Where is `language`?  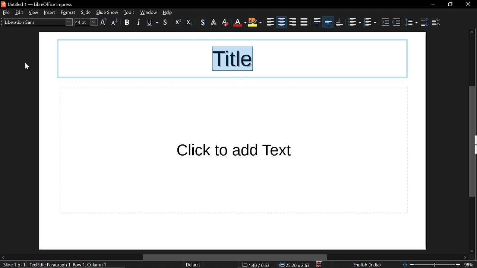 language is located at coordinates (366, 265).